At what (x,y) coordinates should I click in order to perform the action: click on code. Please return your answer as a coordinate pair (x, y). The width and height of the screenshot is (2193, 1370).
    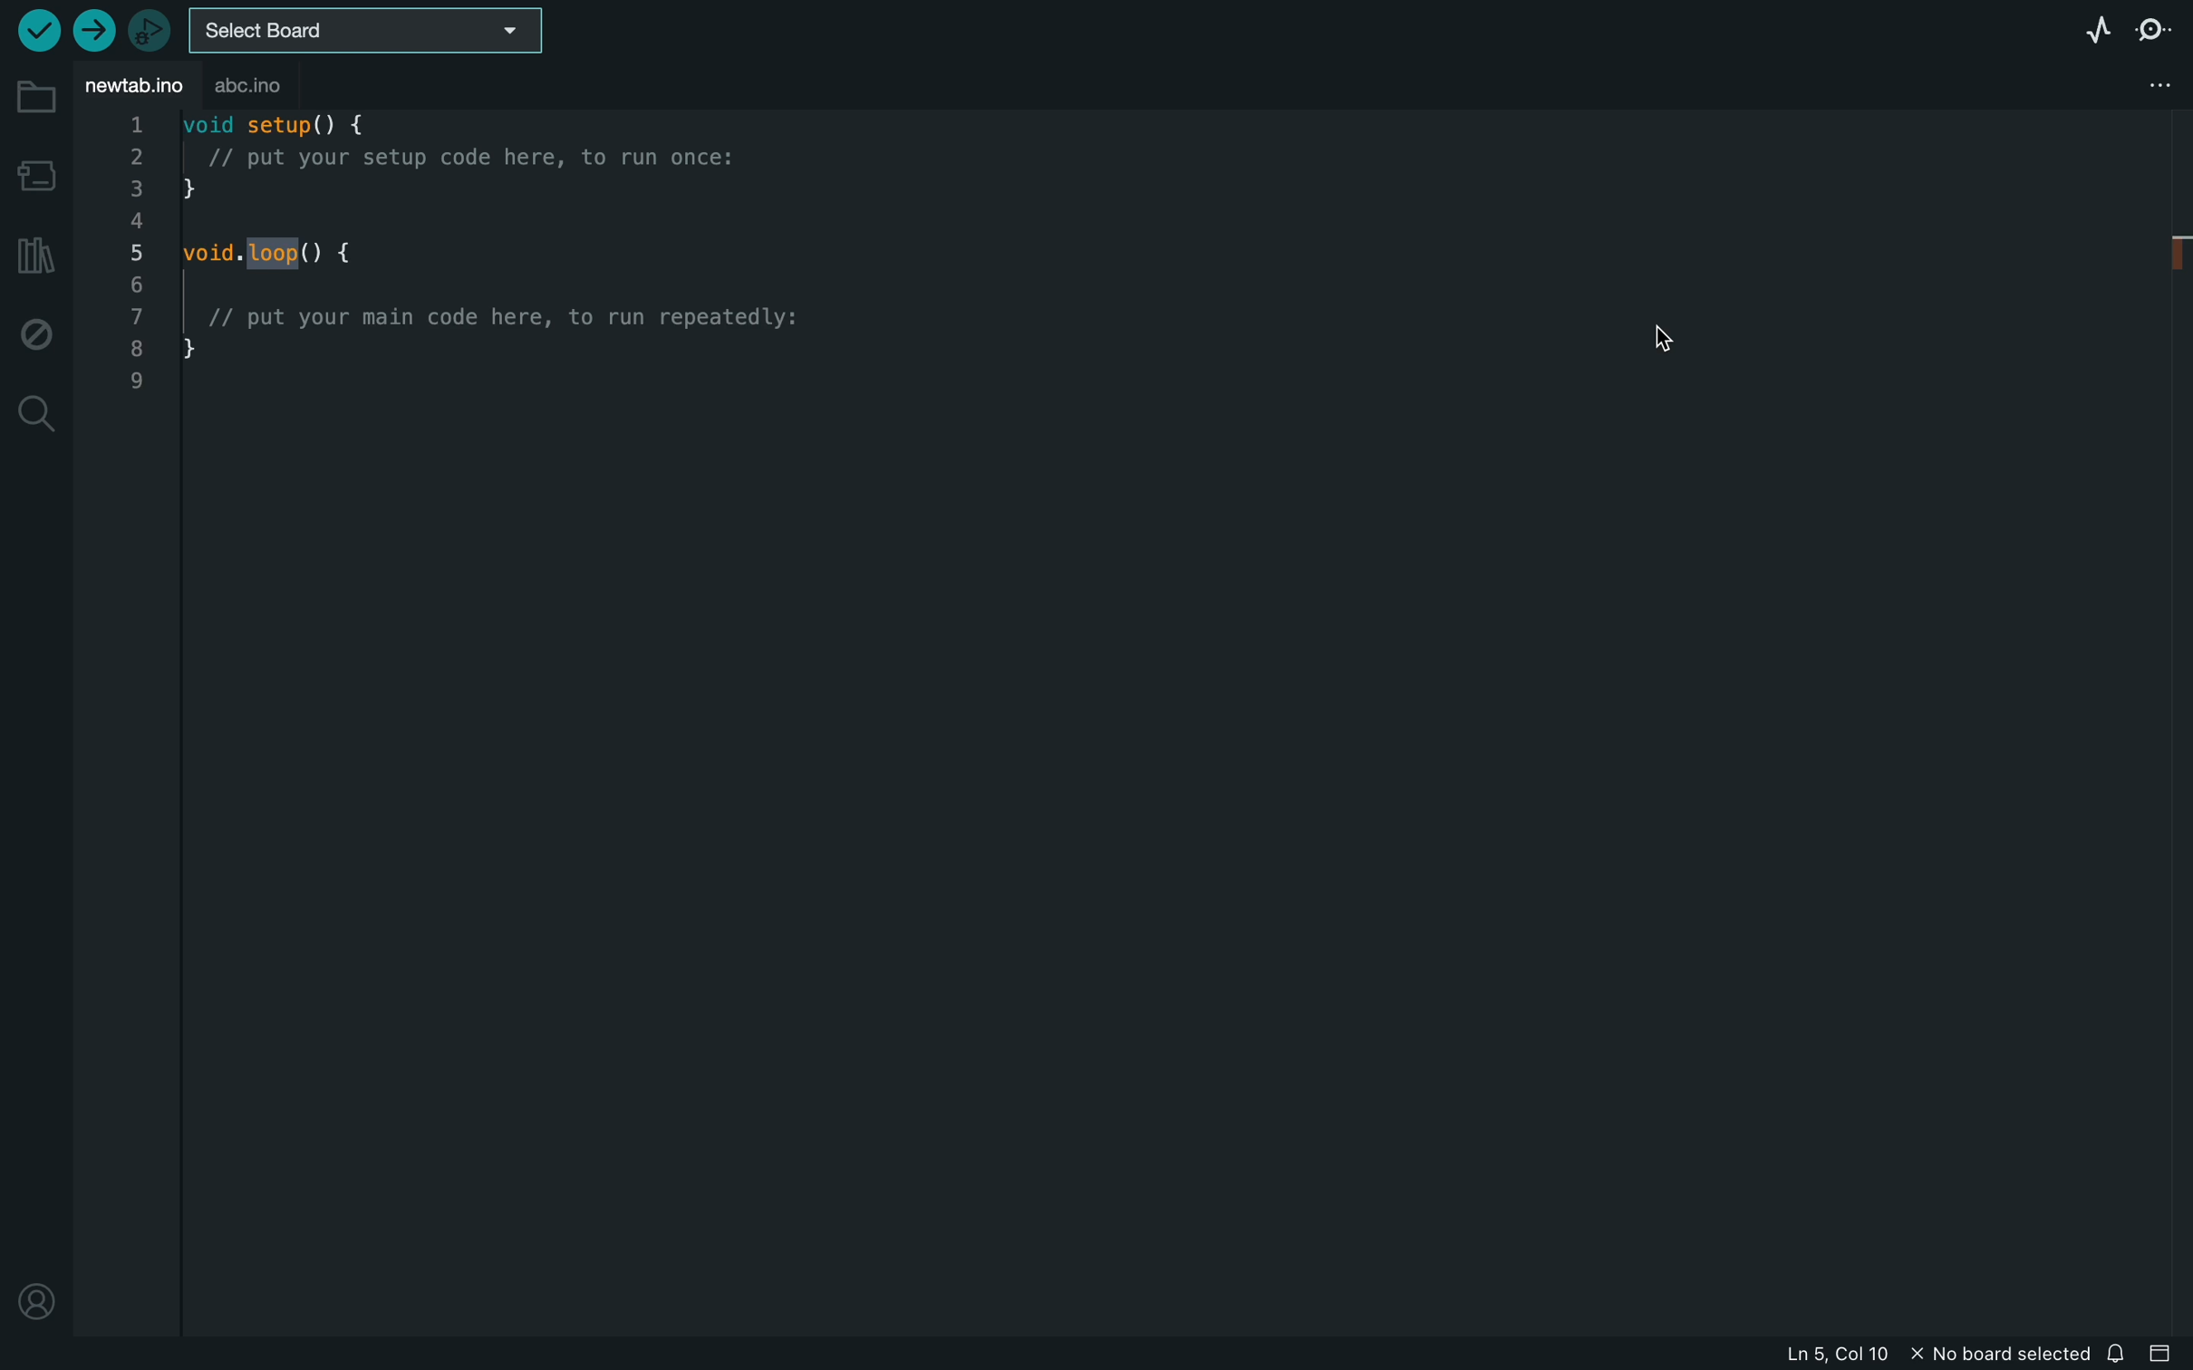
    Looking at the image, I should click on (462, 280).